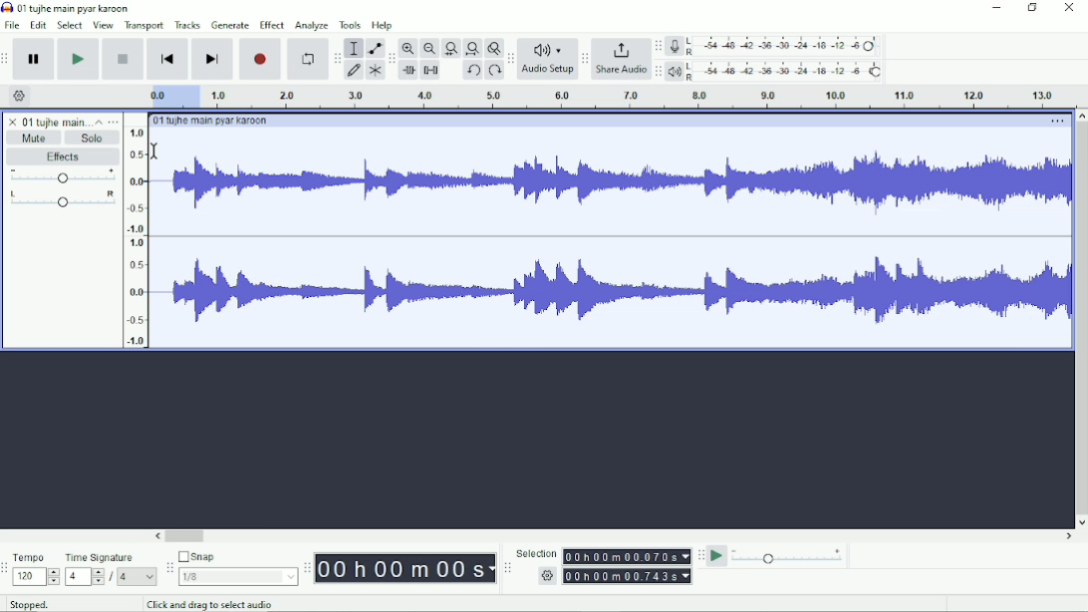 The image size is (1088, 612). I want to click on Skip to start, so click(167, 60).